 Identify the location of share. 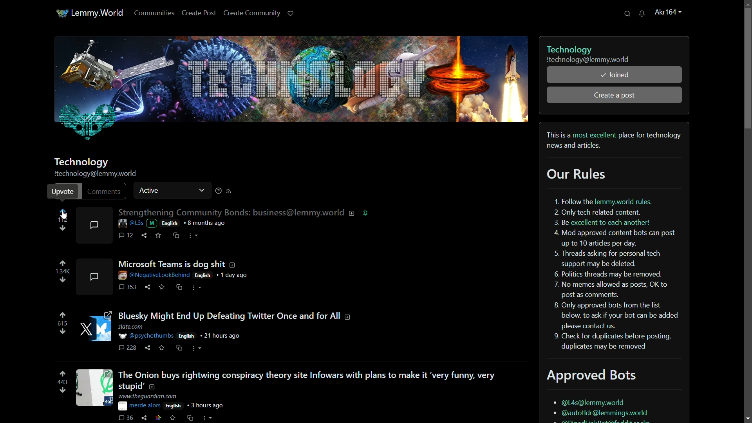
(147, 416).